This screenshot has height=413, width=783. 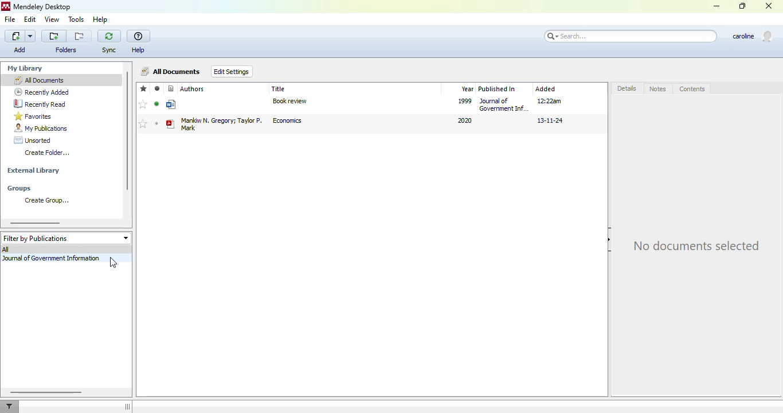 What do you see at coordinates (467, 89) in the screenshot?
I see `year` at bounding box center [467, 89].